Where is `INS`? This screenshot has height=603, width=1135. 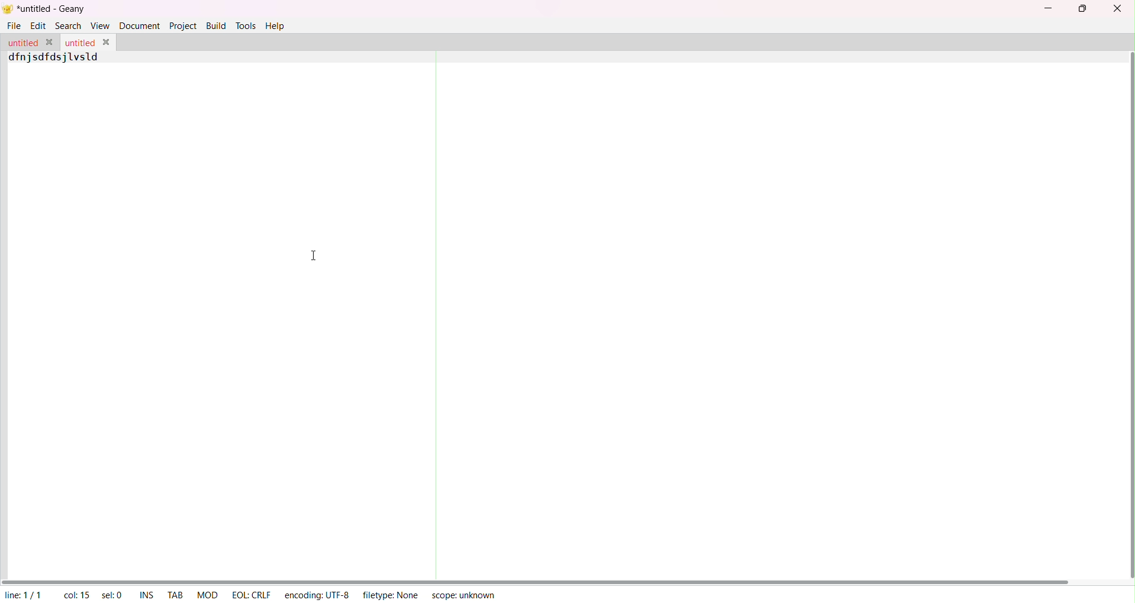
INS is located at coordinates (144, 594).